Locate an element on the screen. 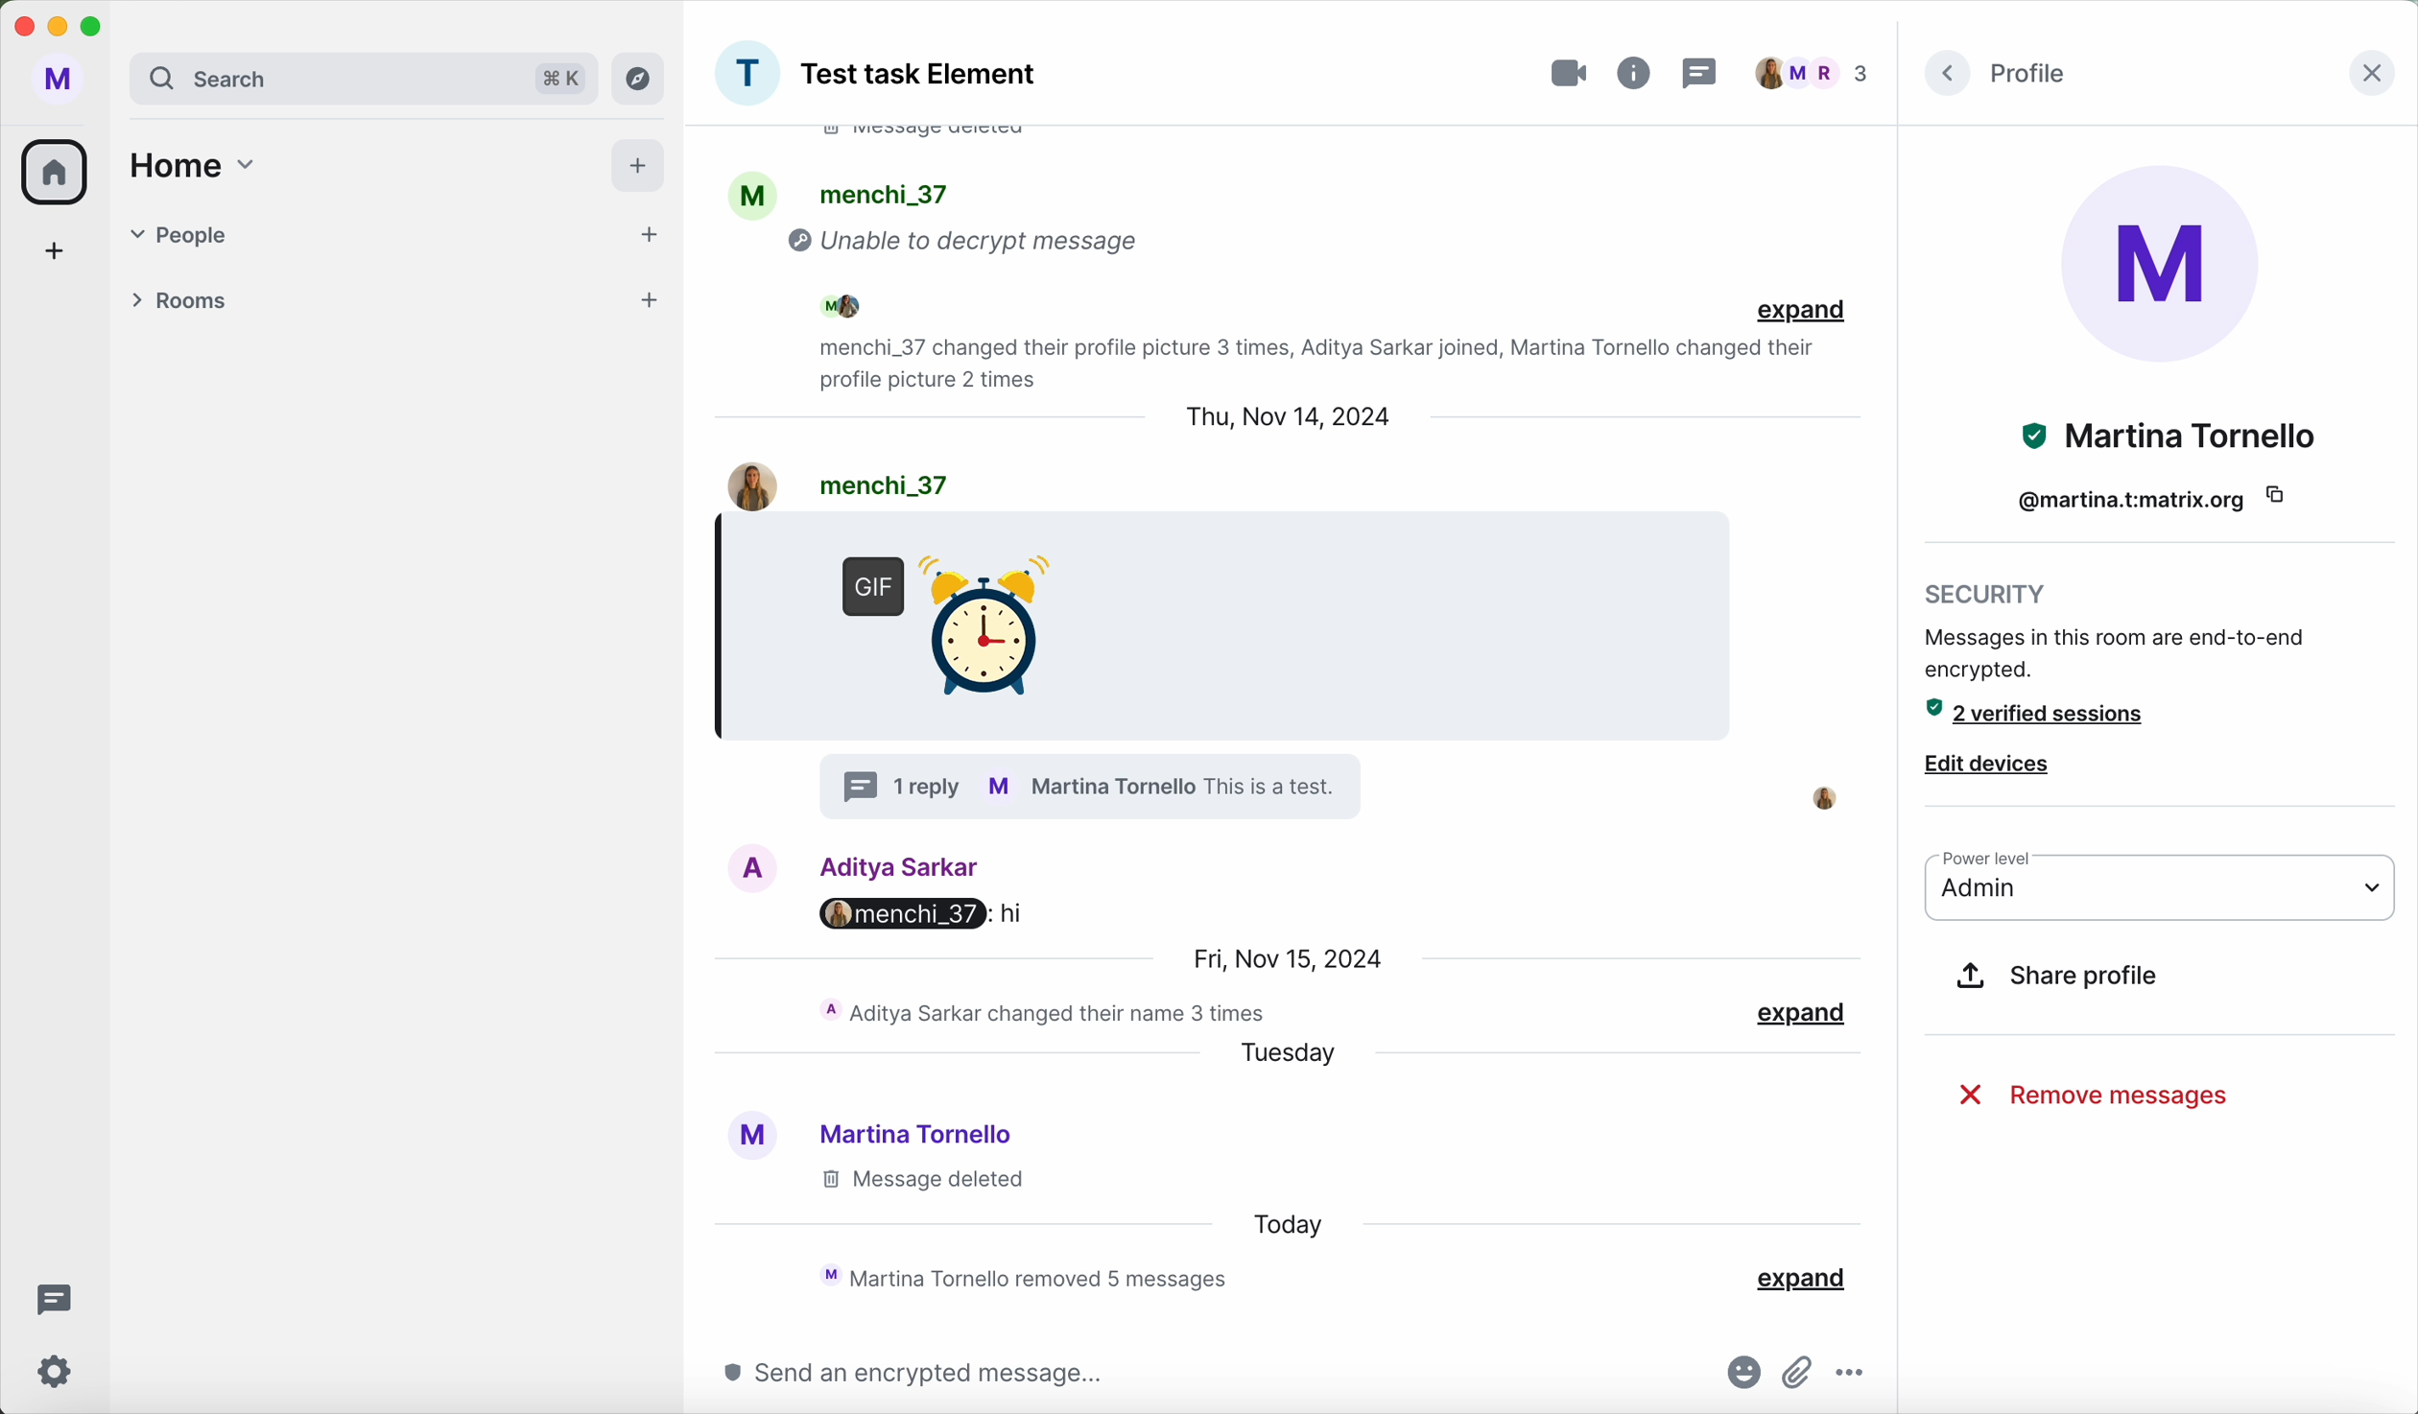 The image size is (2418, 1414). user name is located at coordinates (2131, 499).